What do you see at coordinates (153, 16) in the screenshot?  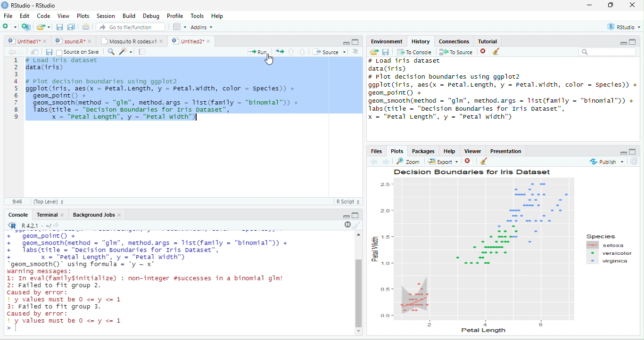 I see `Debug` at bounding box center [153, 16].